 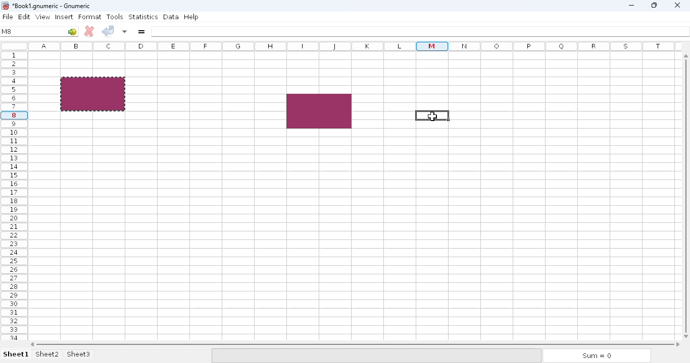 I want to click on insert, so click(x=64, y=17).